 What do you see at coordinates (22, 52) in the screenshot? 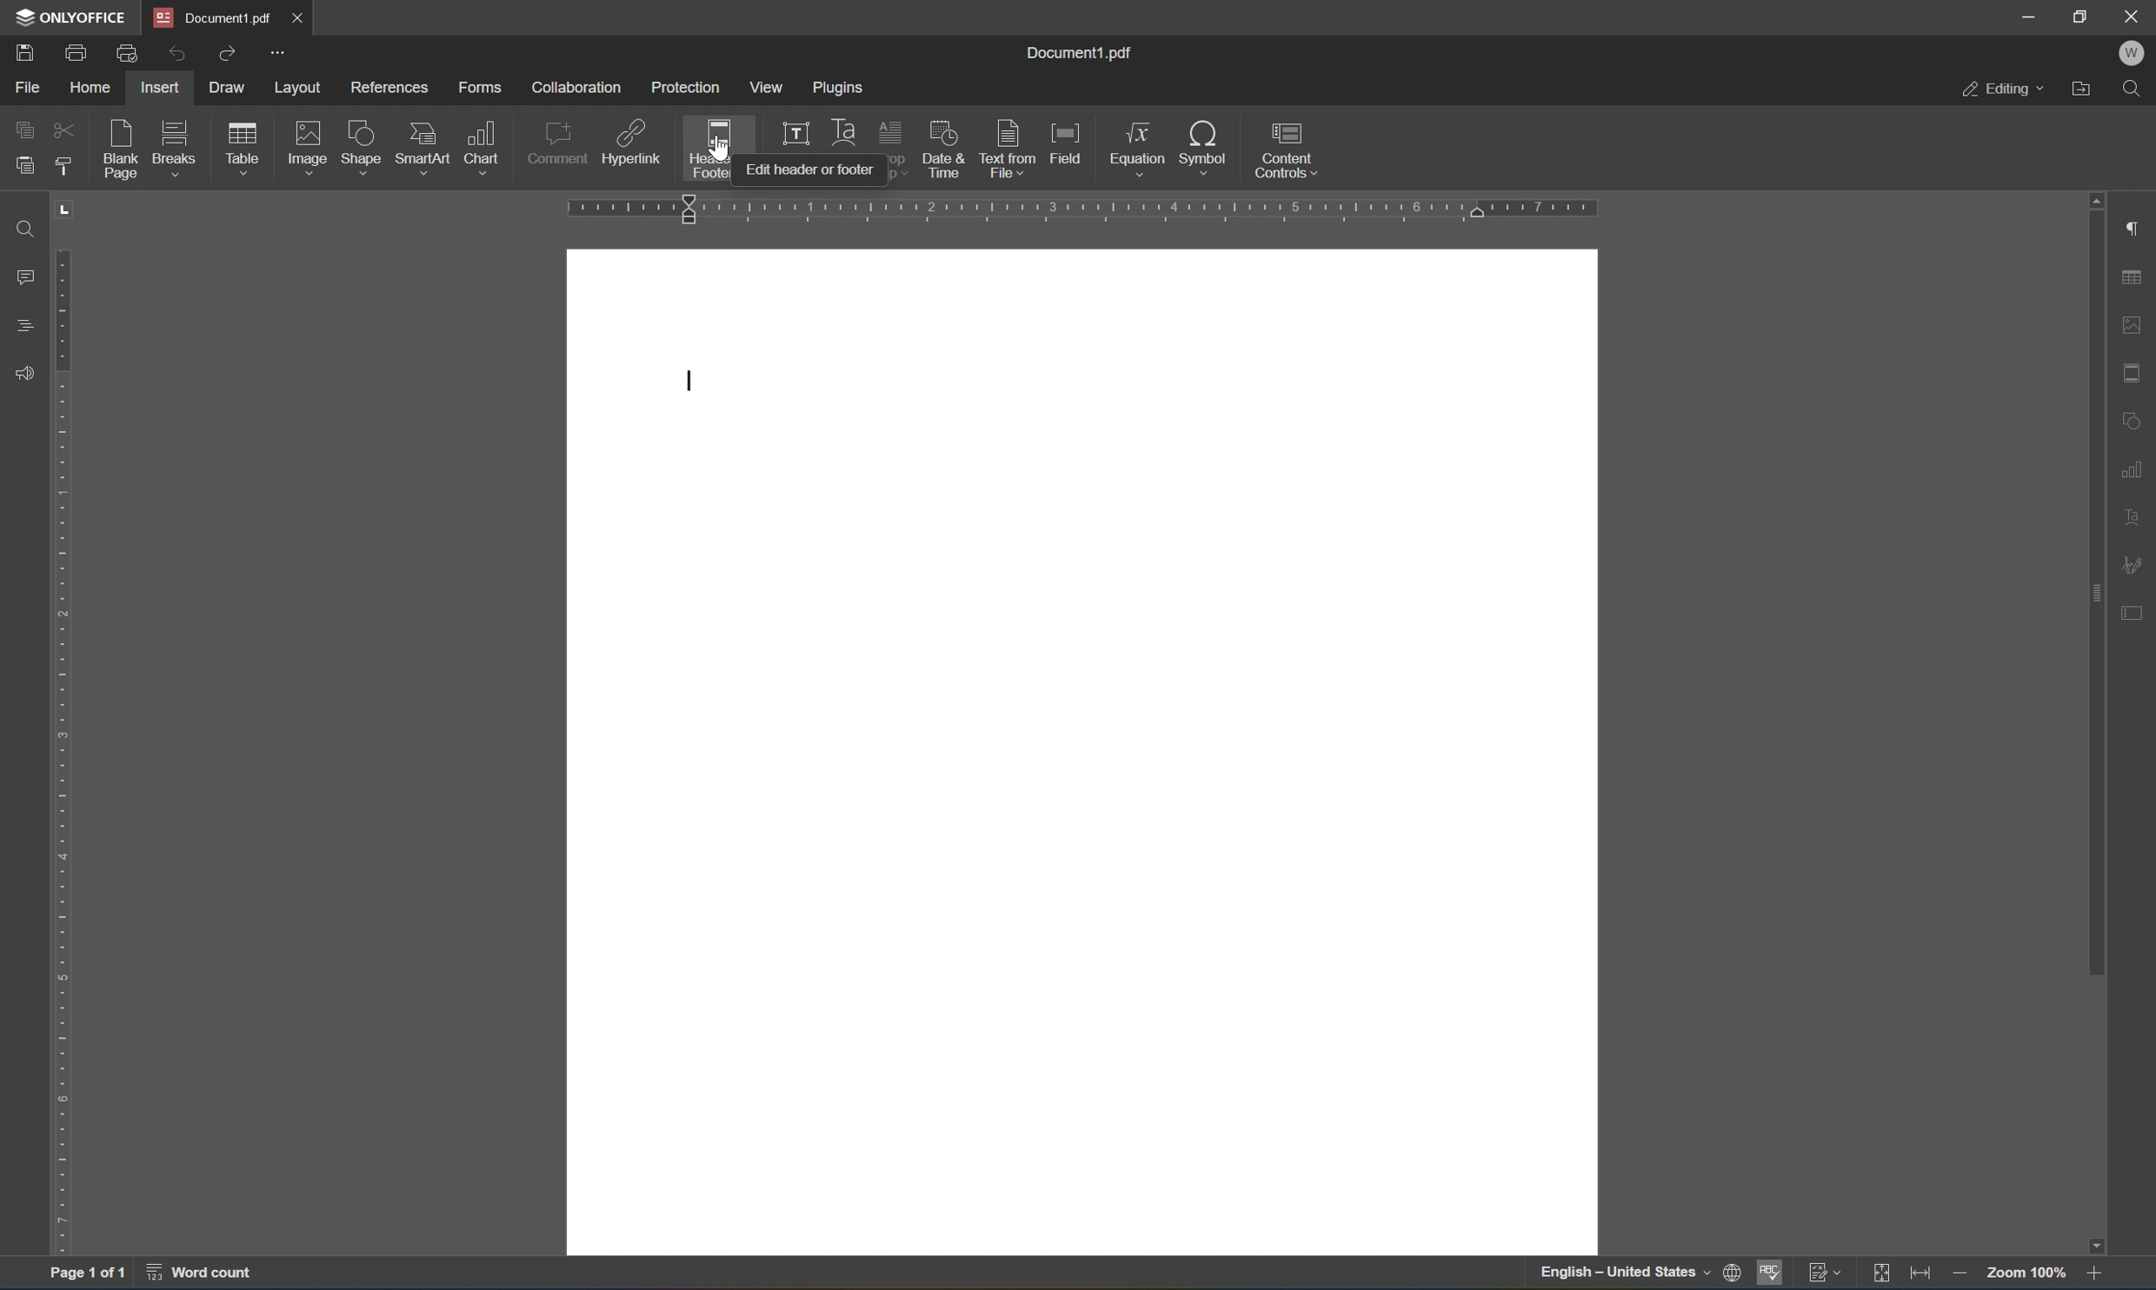
I see `save` at bounding box center [22, 52].